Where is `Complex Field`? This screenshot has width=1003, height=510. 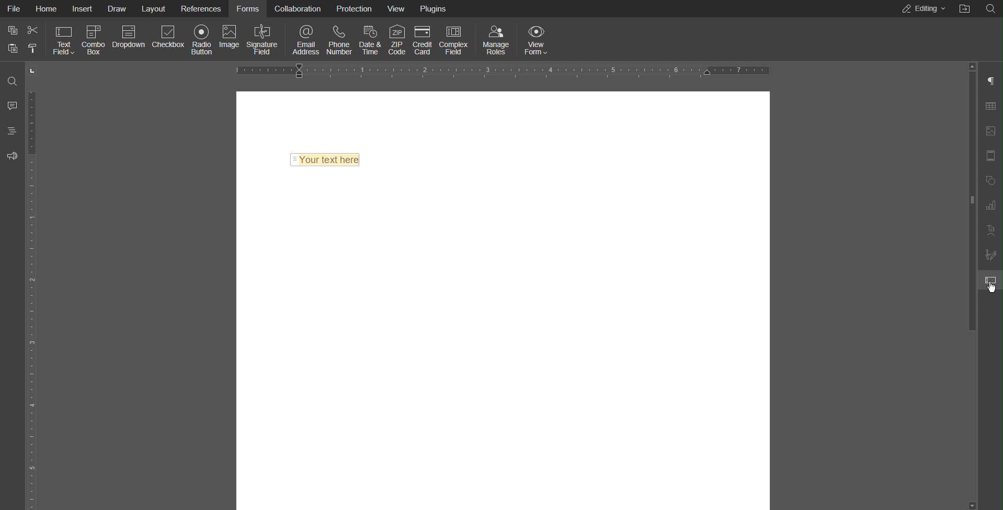
Complex Field is located at coordinates (455, 39).